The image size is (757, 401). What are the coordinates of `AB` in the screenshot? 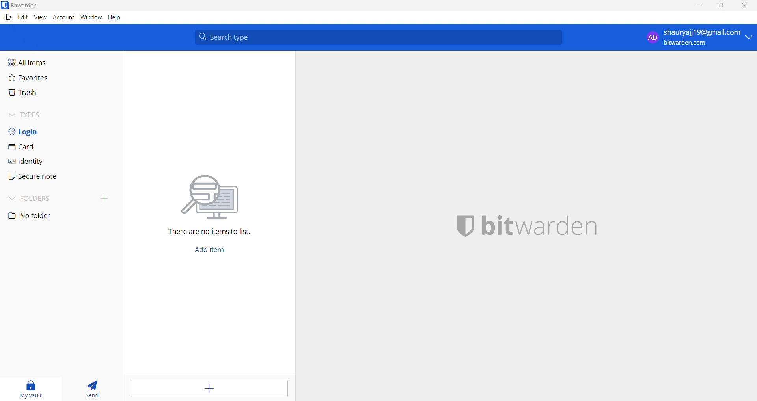 It's located at (651, 38).